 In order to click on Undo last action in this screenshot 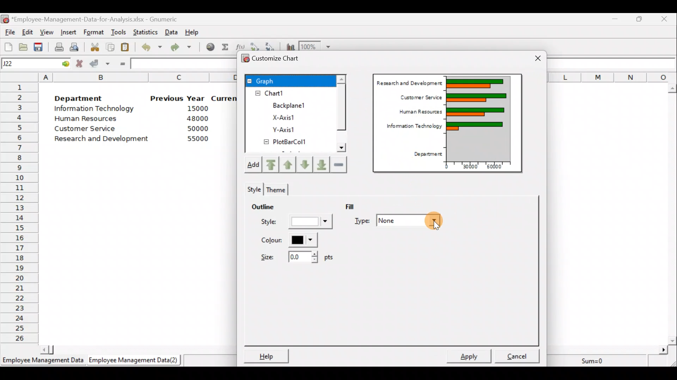, I will do `click(152, 49)`.